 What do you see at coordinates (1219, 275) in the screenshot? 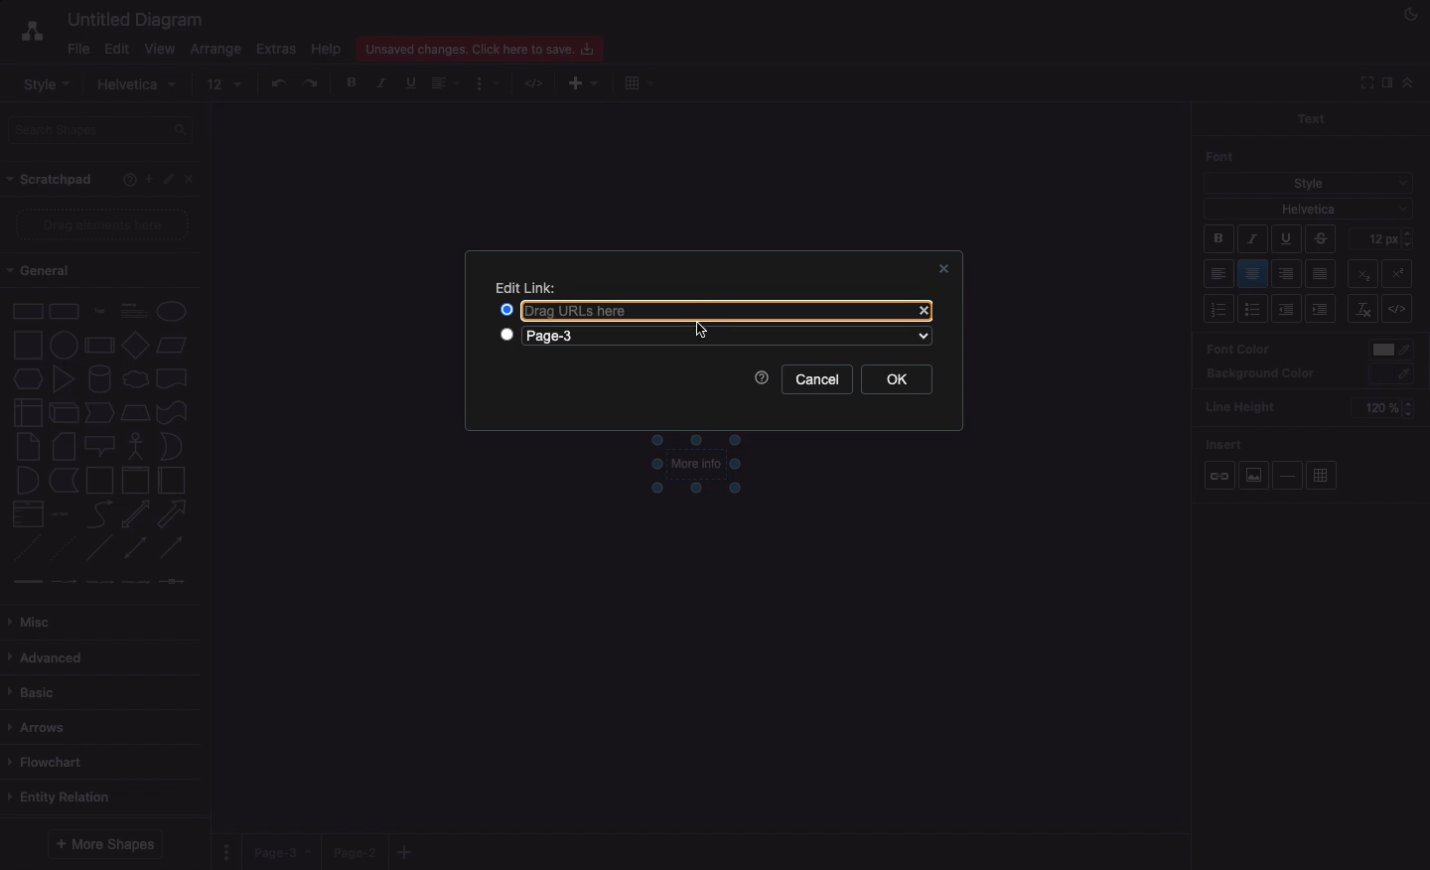
I see `Left aligned` at bounding box center [1219, 275].